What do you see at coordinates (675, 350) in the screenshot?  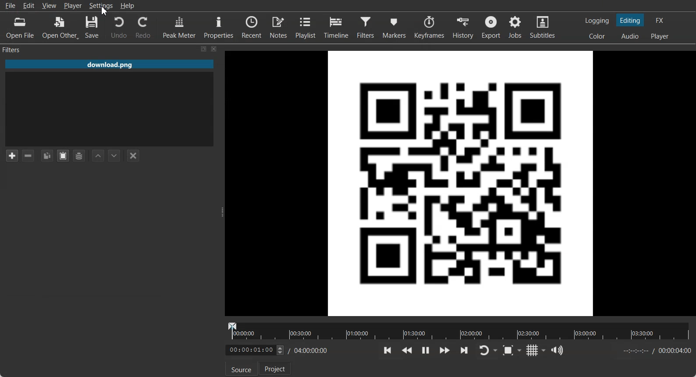 I see `Time added` at bounding box center [675, 350].